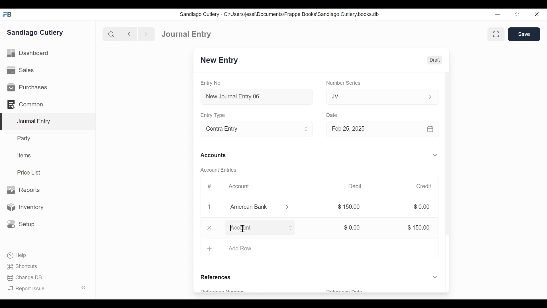 The height and width of the screenshot is (308, 547). I want to click on Add Row, so click(240, 249).